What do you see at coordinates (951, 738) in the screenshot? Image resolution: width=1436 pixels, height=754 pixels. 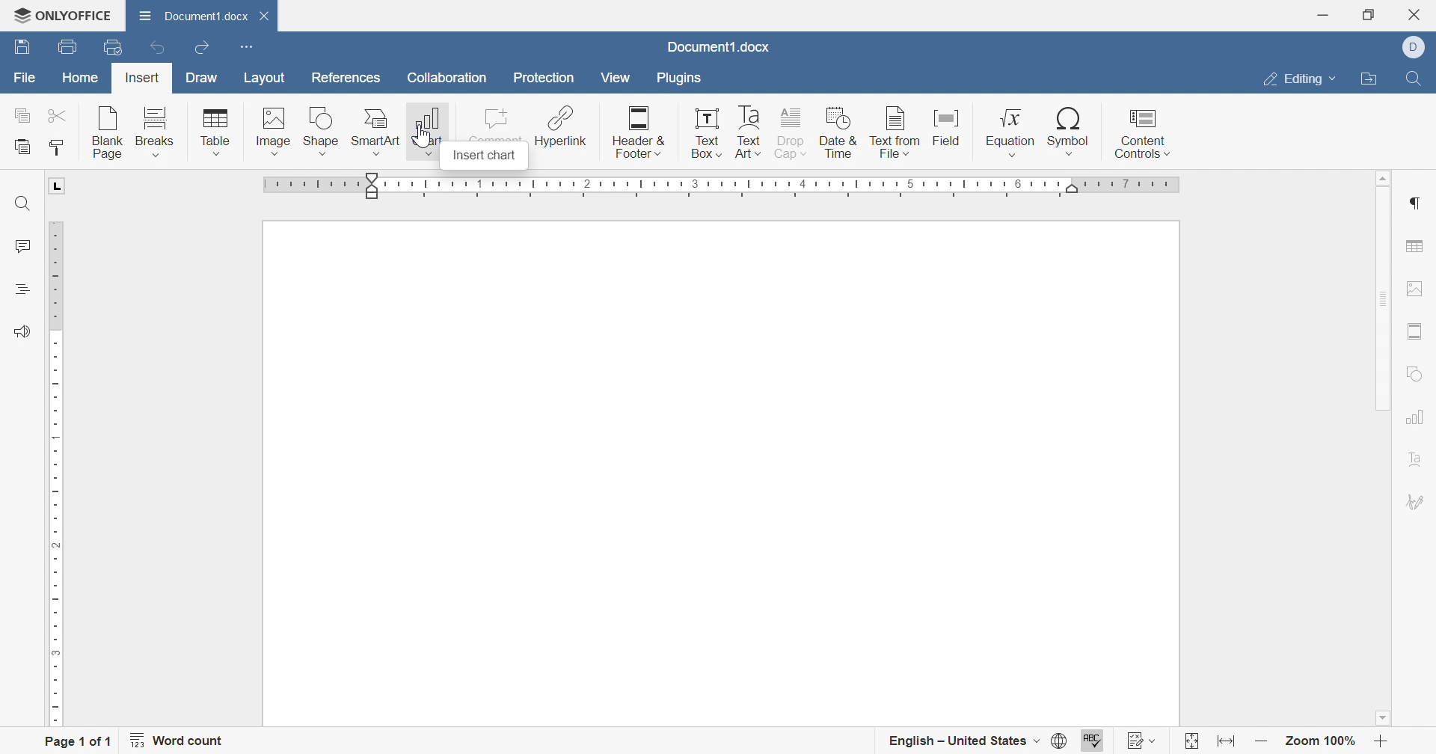 I see `English - United States` at bounding box center [951, 738].